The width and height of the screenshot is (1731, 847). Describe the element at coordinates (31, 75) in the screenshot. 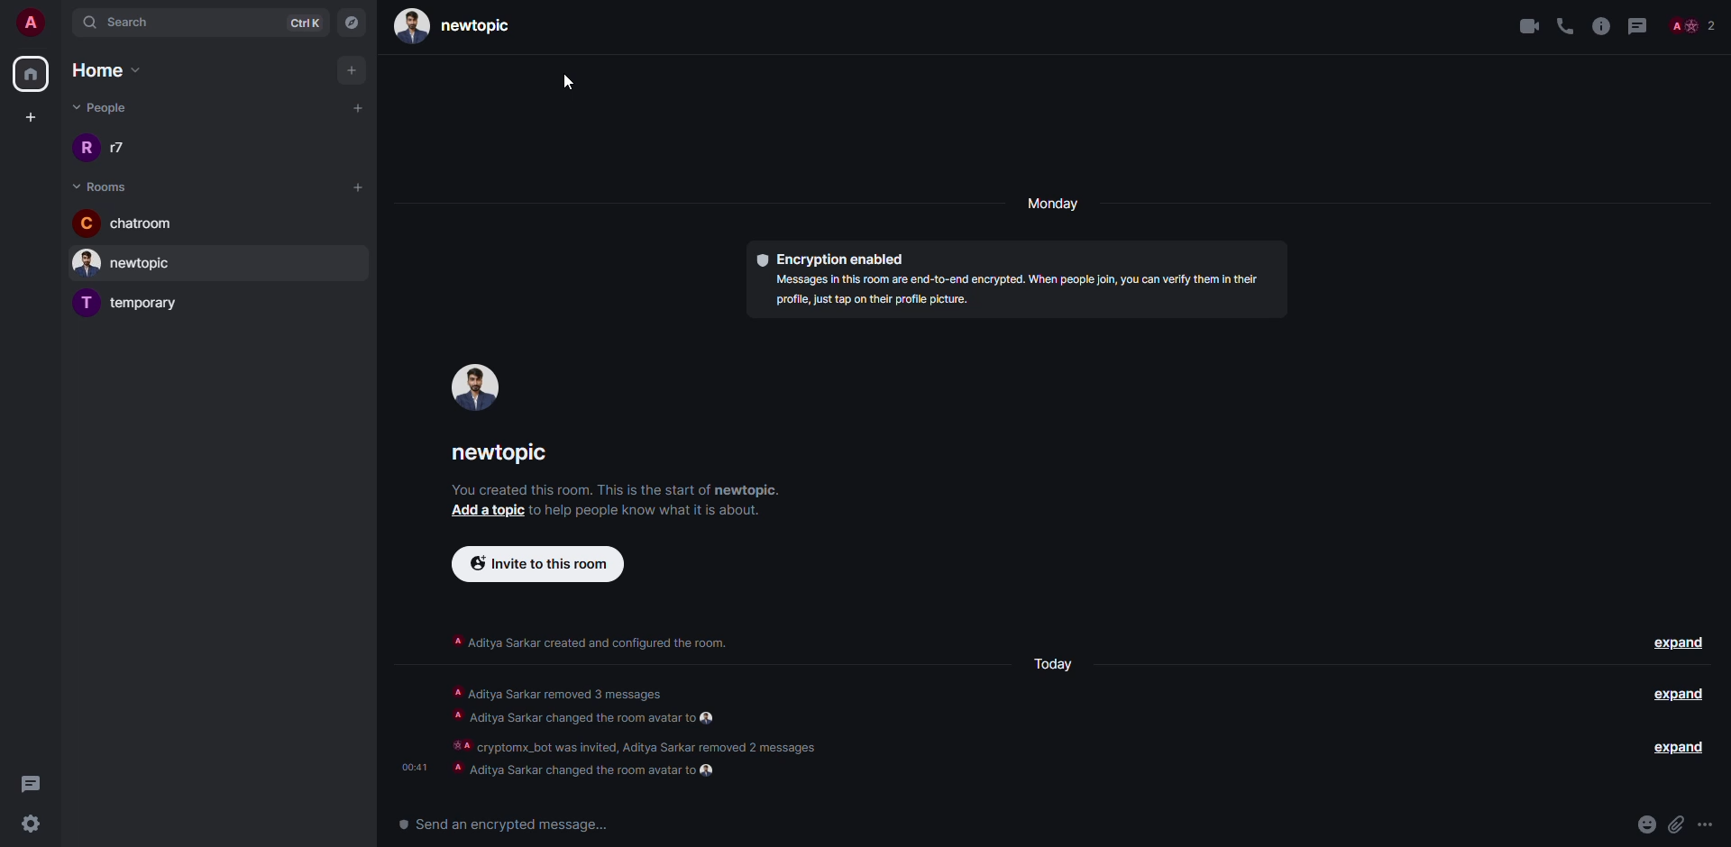

I see `home` at that location.